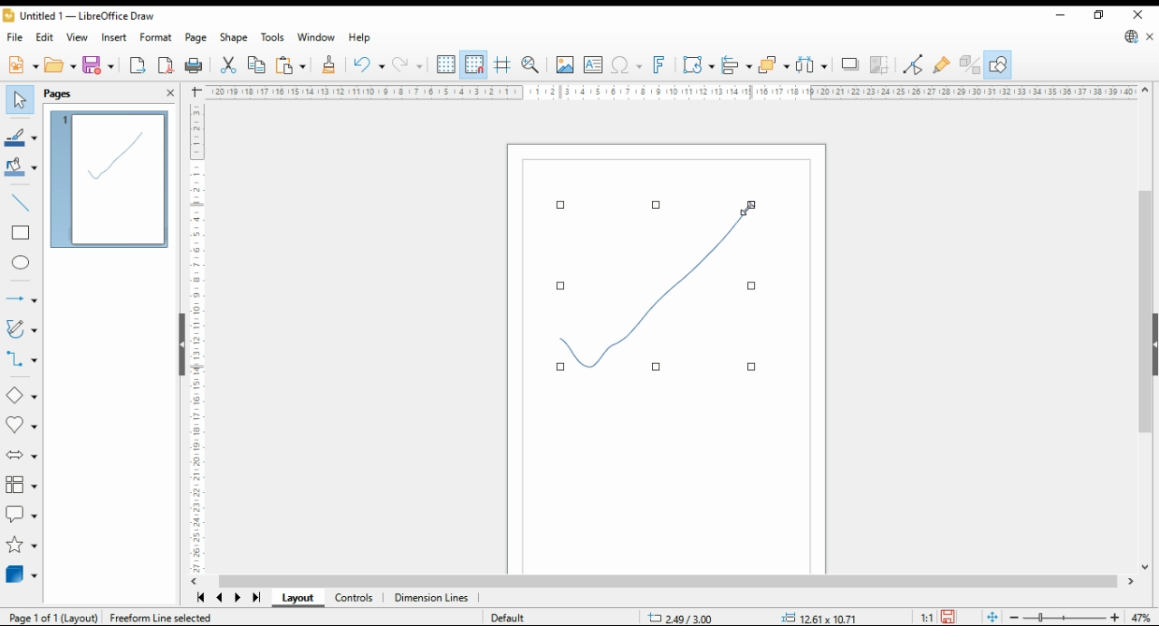 The image size is (1159, 626). What do you see at coordinates (671, 582) in the screenshot?
I see `scroll bar` at bounding box center [671, 582].